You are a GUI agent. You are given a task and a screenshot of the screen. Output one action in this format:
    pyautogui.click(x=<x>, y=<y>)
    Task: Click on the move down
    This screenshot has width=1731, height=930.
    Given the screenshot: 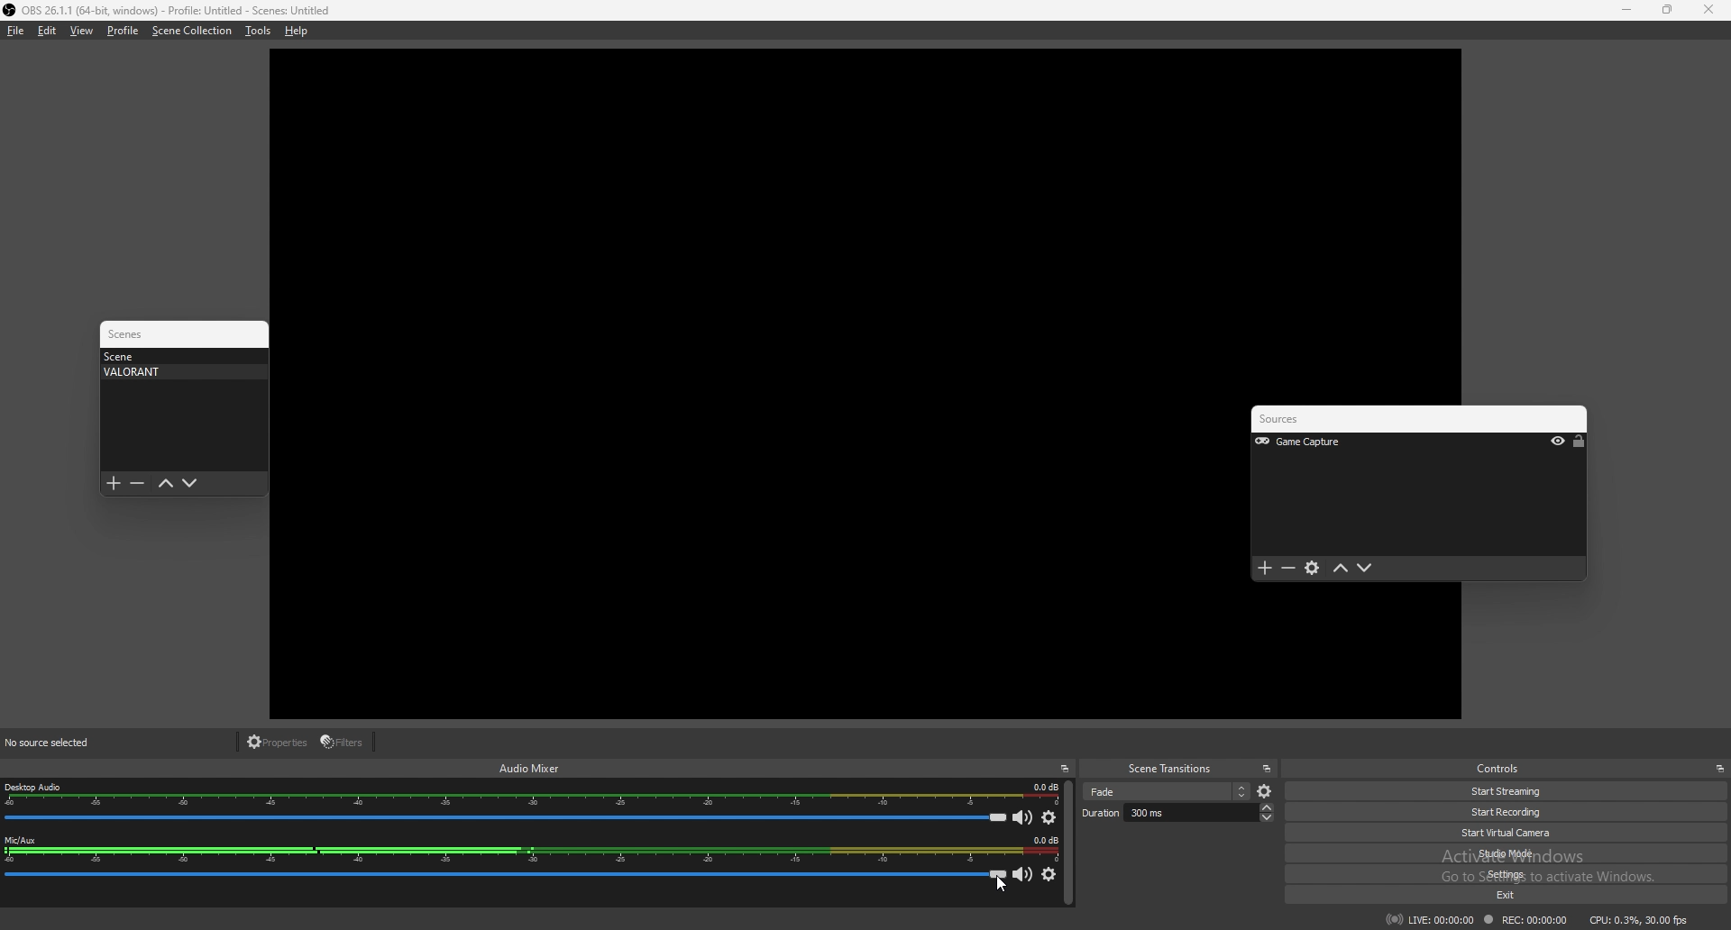 What is the action you would take?
    pyautogui.click(x=1365, y=569)
    